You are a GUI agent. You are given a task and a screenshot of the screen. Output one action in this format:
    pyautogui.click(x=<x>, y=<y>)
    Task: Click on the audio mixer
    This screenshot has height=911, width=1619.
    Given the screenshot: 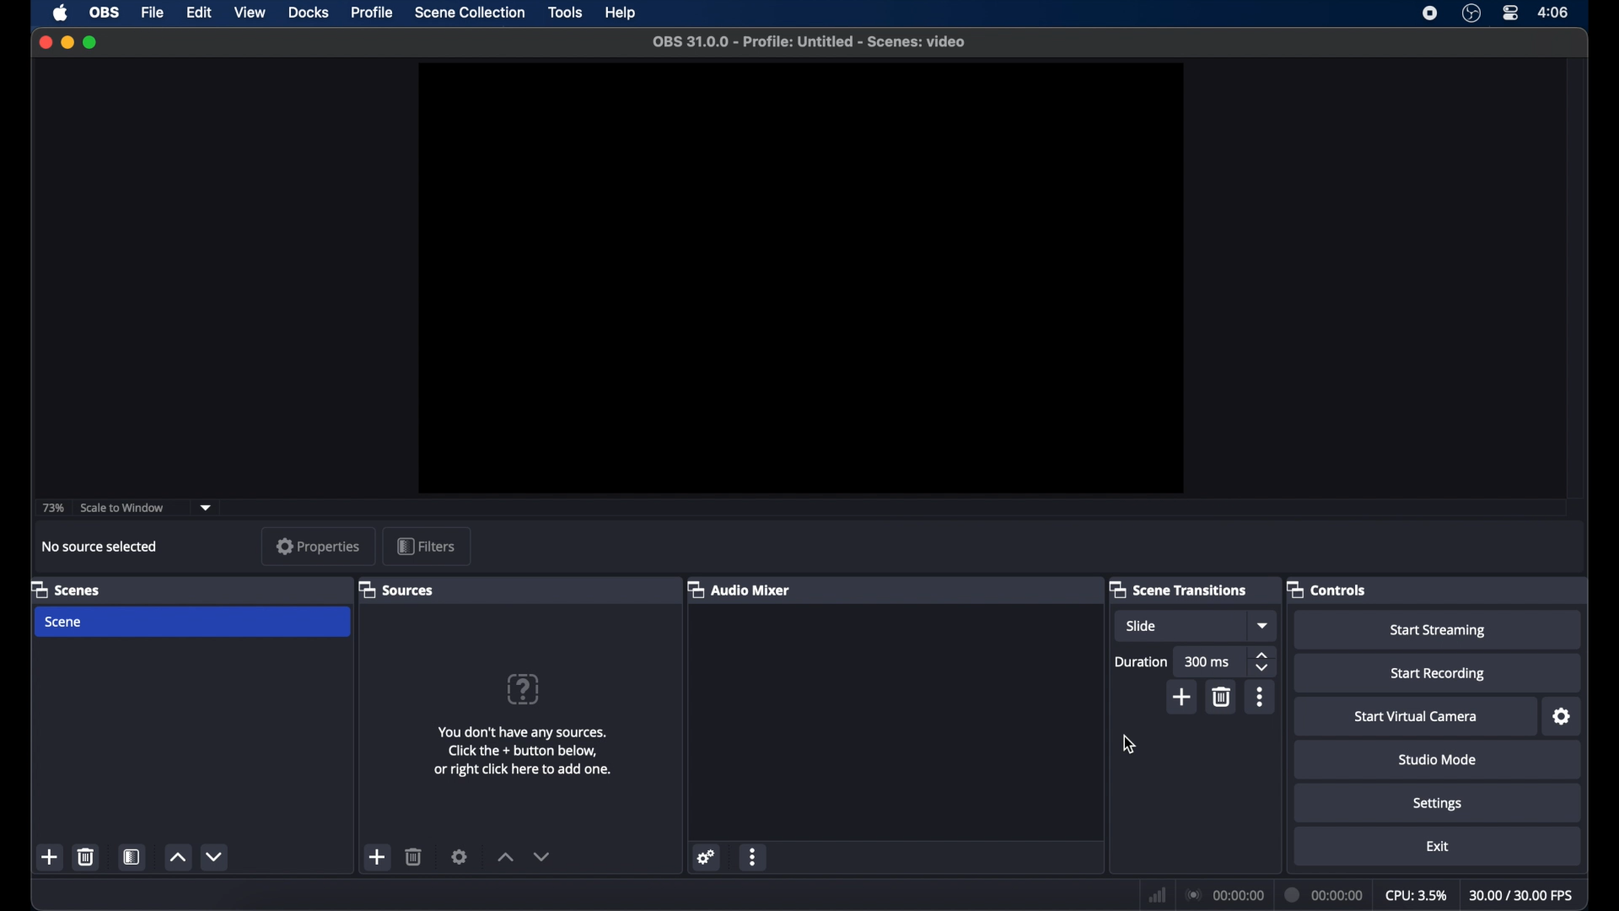 What is the action you would take?
    pyautogui.click(x=743, y=590)
    